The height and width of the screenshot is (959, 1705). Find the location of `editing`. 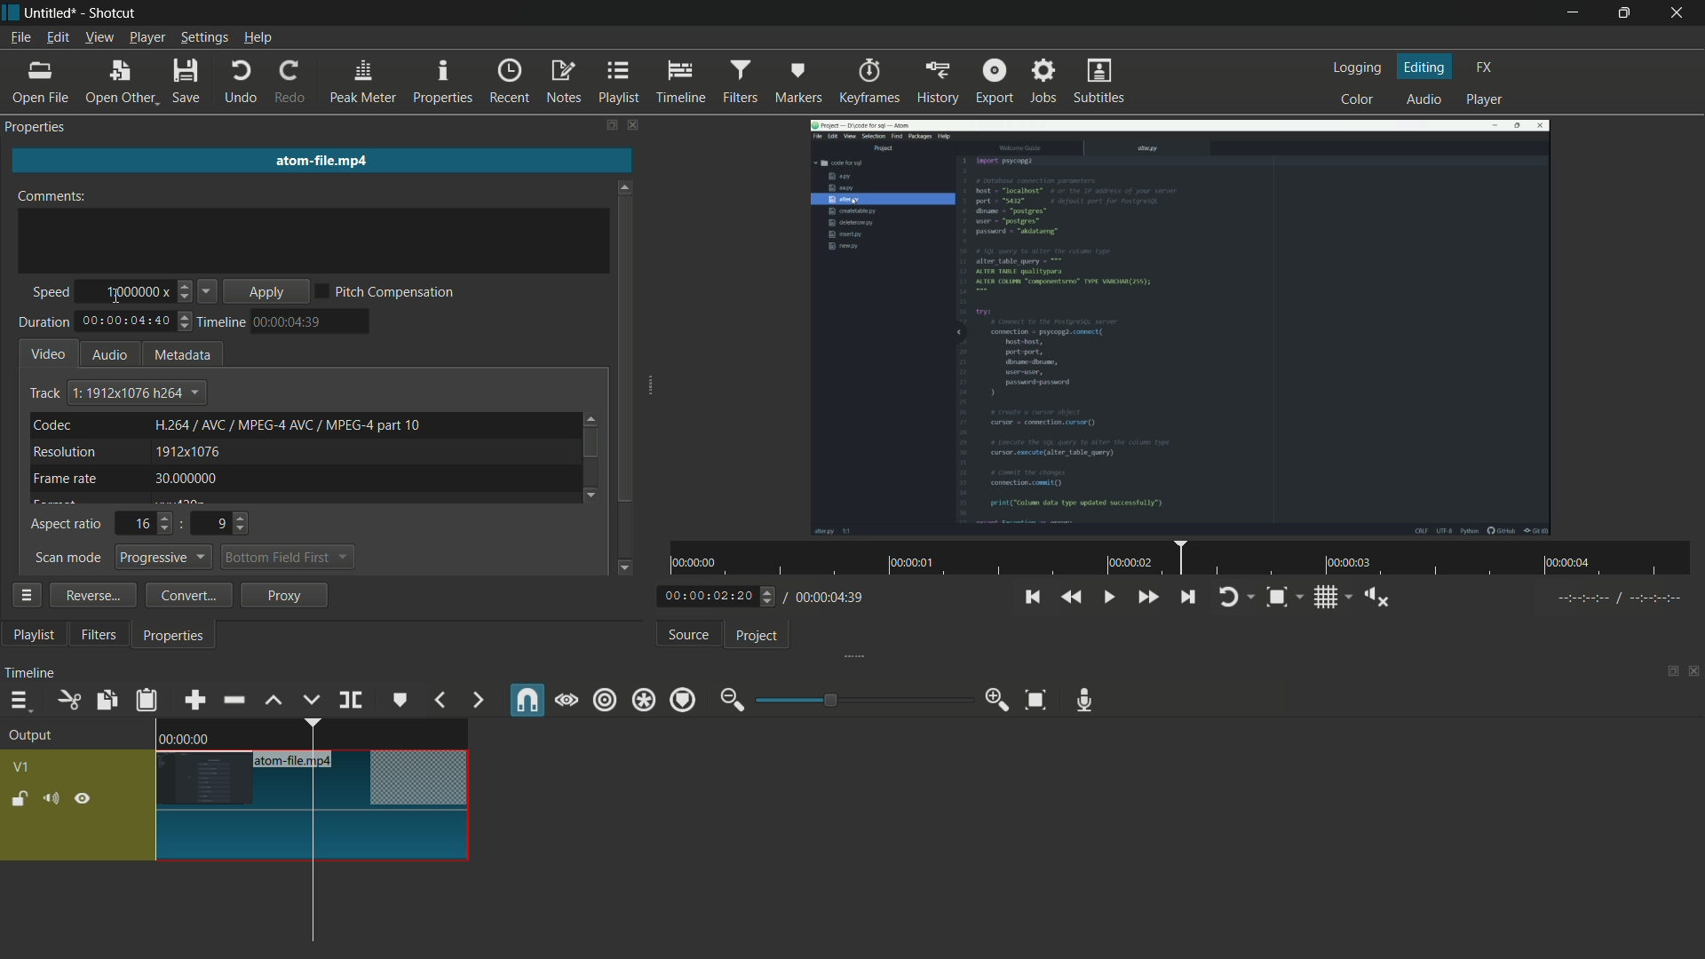

editing is located at coordinates (1426, 67).